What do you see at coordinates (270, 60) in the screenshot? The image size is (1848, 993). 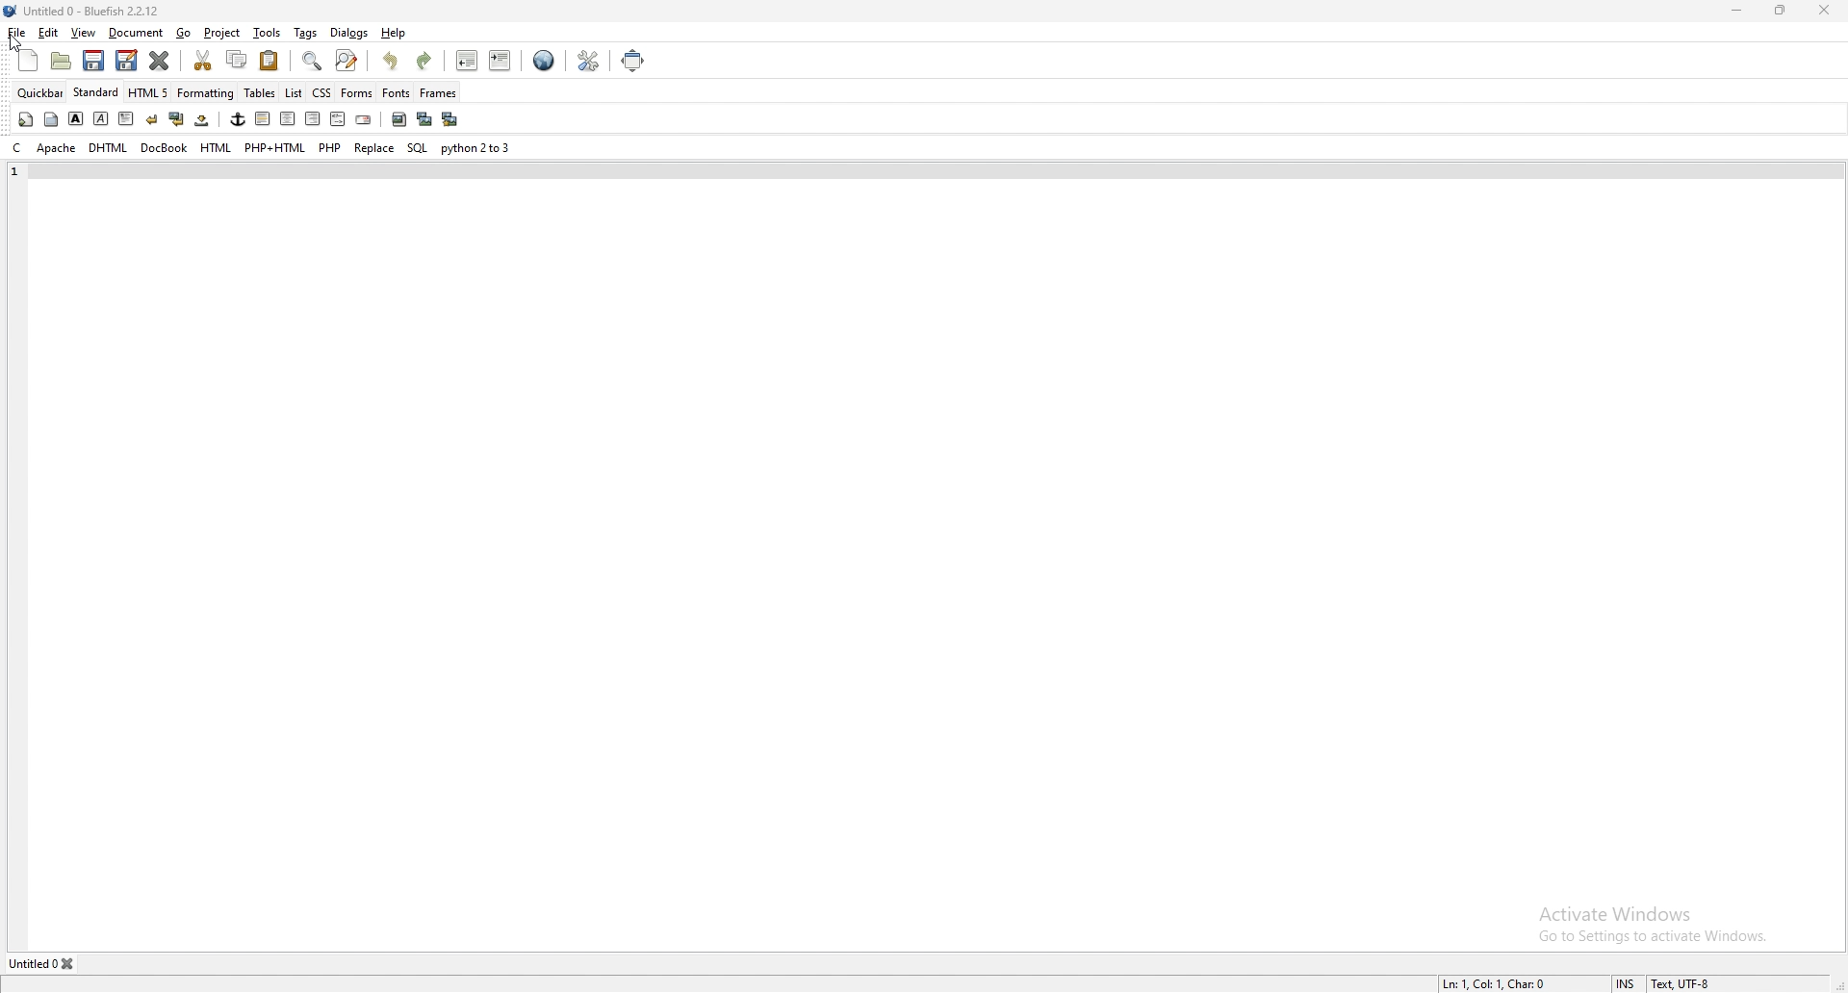 I see `paste` at bounding box center [270, 60].